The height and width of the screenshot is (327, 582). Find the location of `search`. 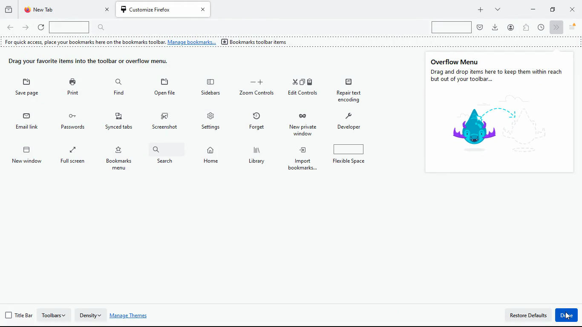

search is located at coordinates (452, 27).